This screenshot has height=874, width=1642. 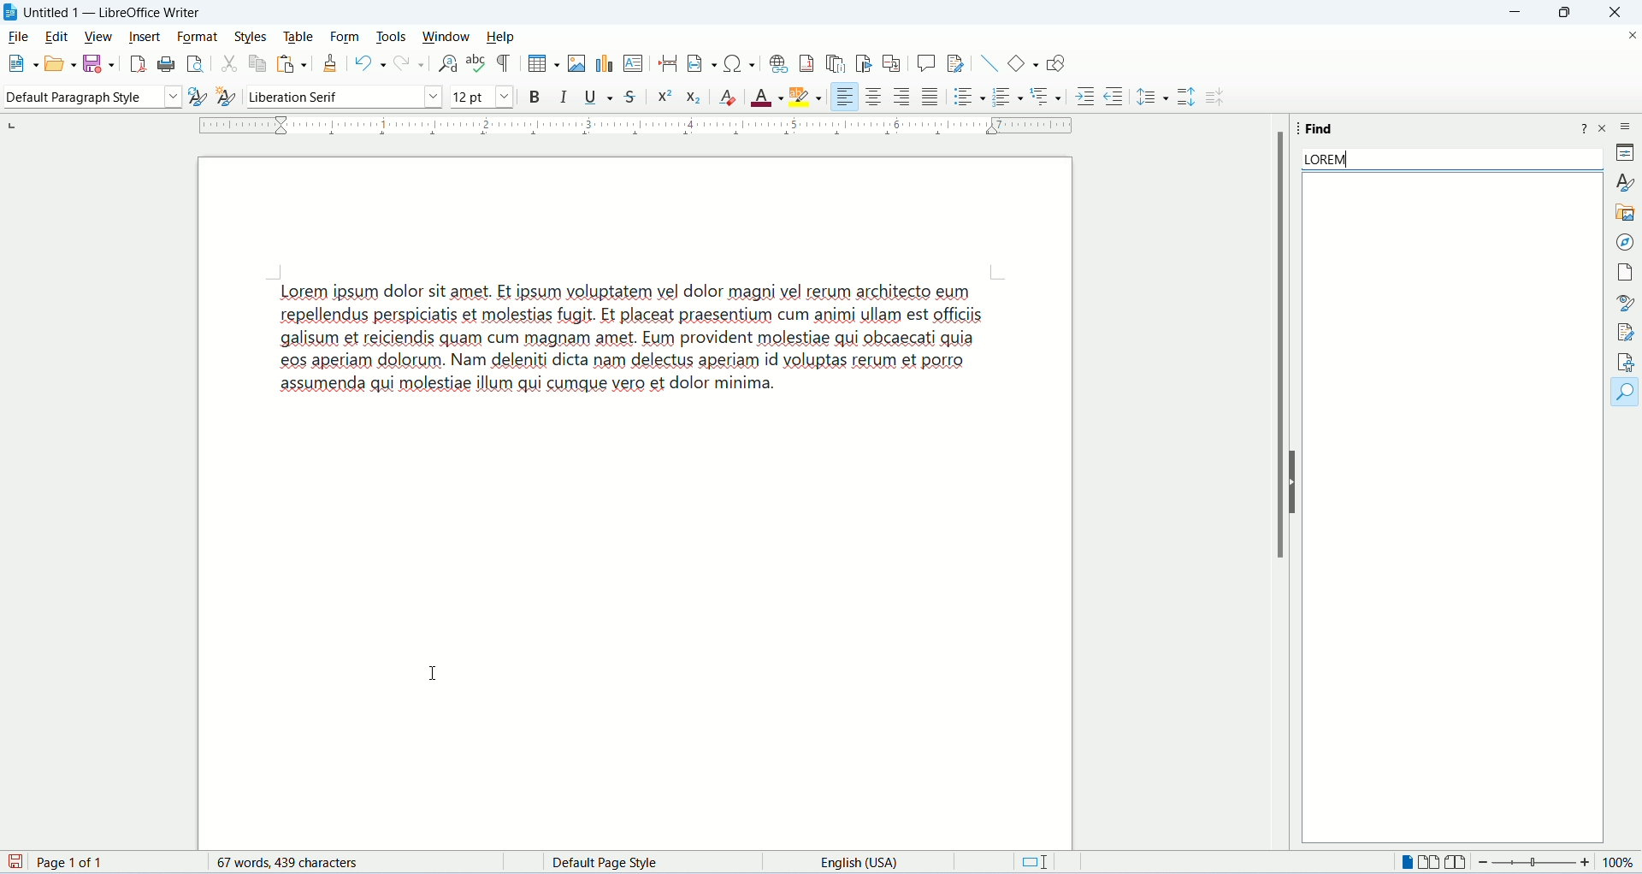 I want to click on align center, so click(x=874, y=97).